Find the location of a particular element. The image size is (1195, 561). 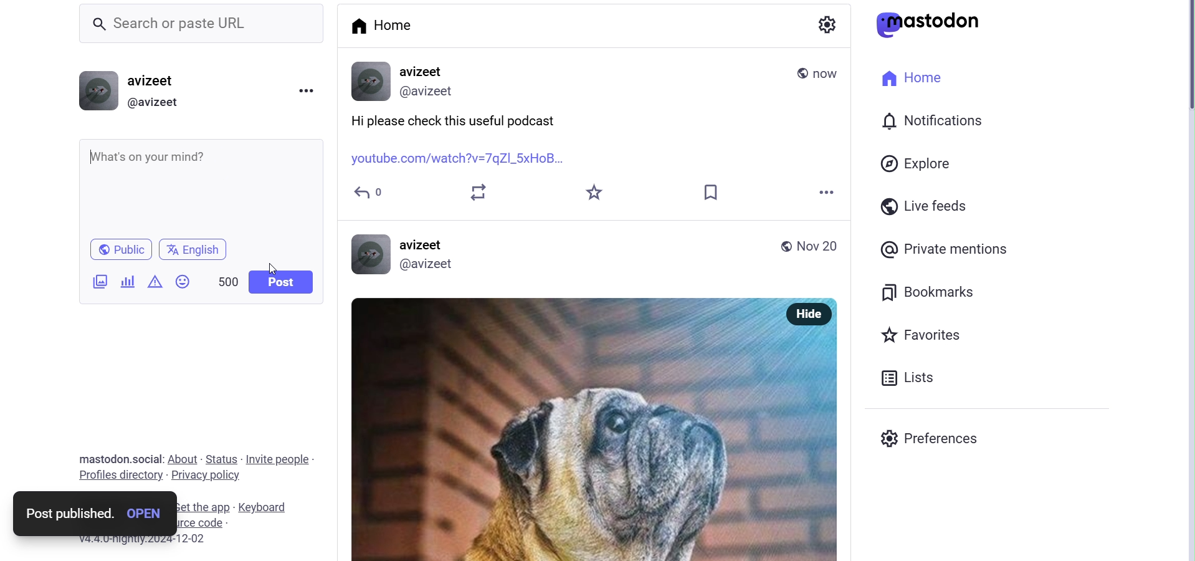

public is located at coordinates (118, 249).